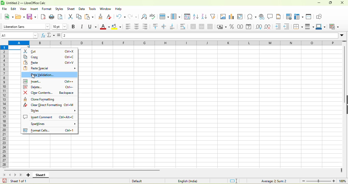  I want to click on conditional, so click(335, 27).